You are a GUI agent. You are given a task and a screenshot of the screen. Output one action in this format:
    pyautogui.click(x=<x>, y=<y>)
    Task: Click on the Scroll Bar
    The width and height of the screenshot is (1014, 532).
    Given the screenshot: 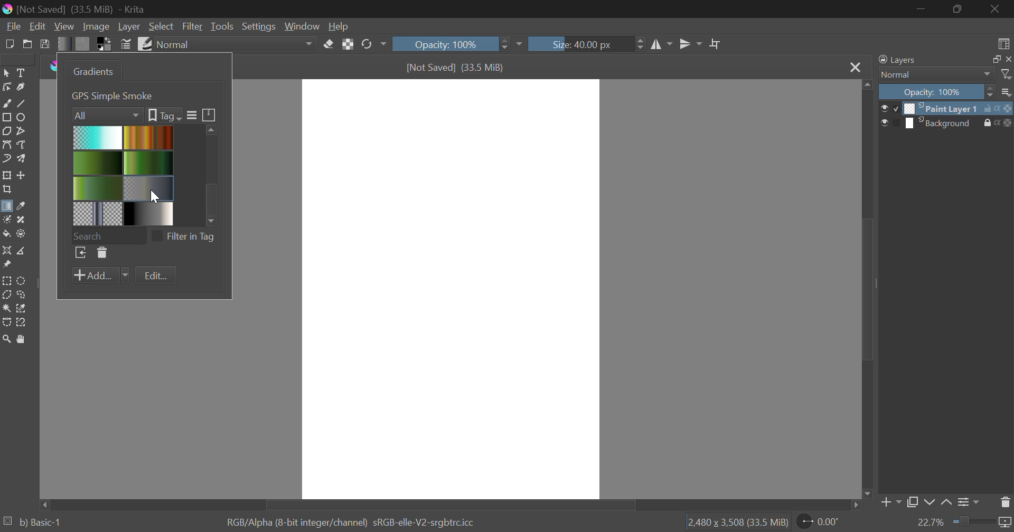 What is the action you would take?
    pyautogui.click(x=452, y=504)
    